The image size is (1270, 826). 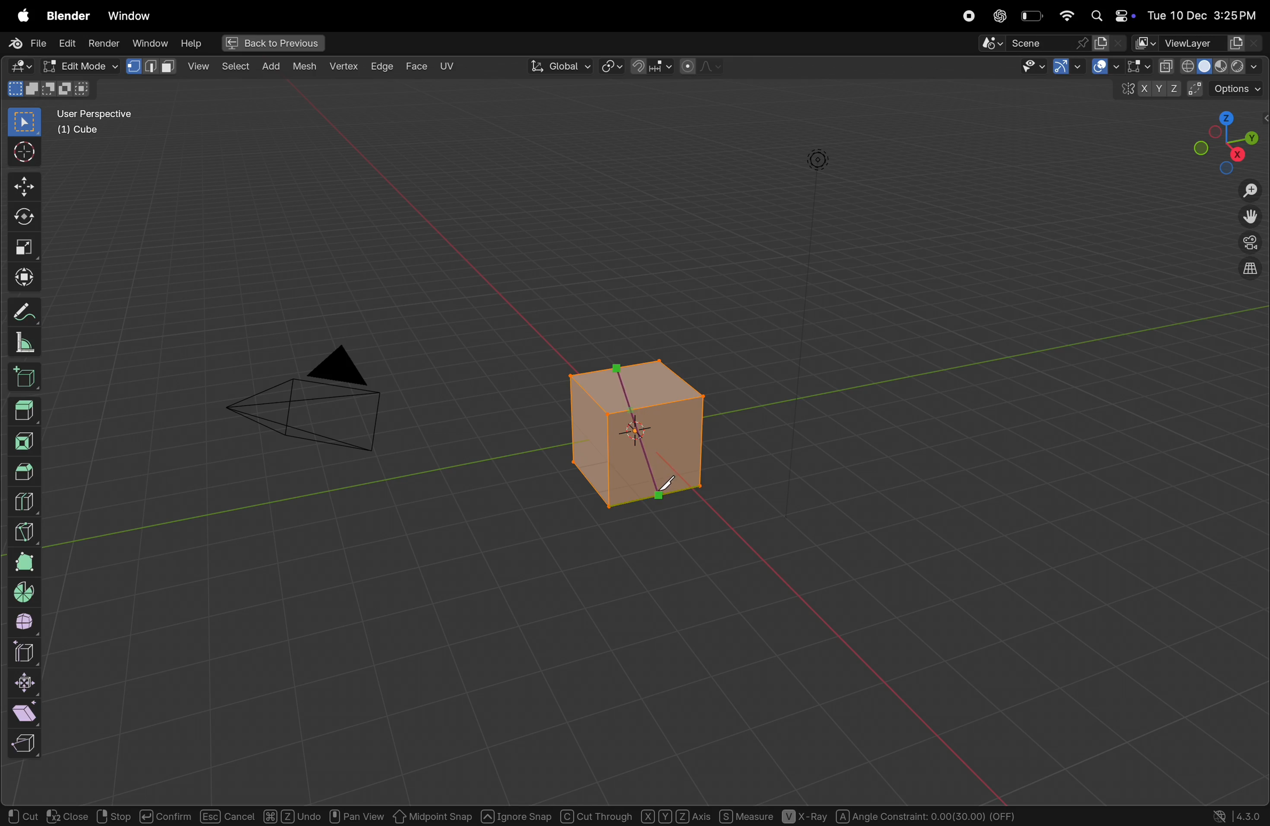 I want to click on date and time, so click(x=1206, y=12).